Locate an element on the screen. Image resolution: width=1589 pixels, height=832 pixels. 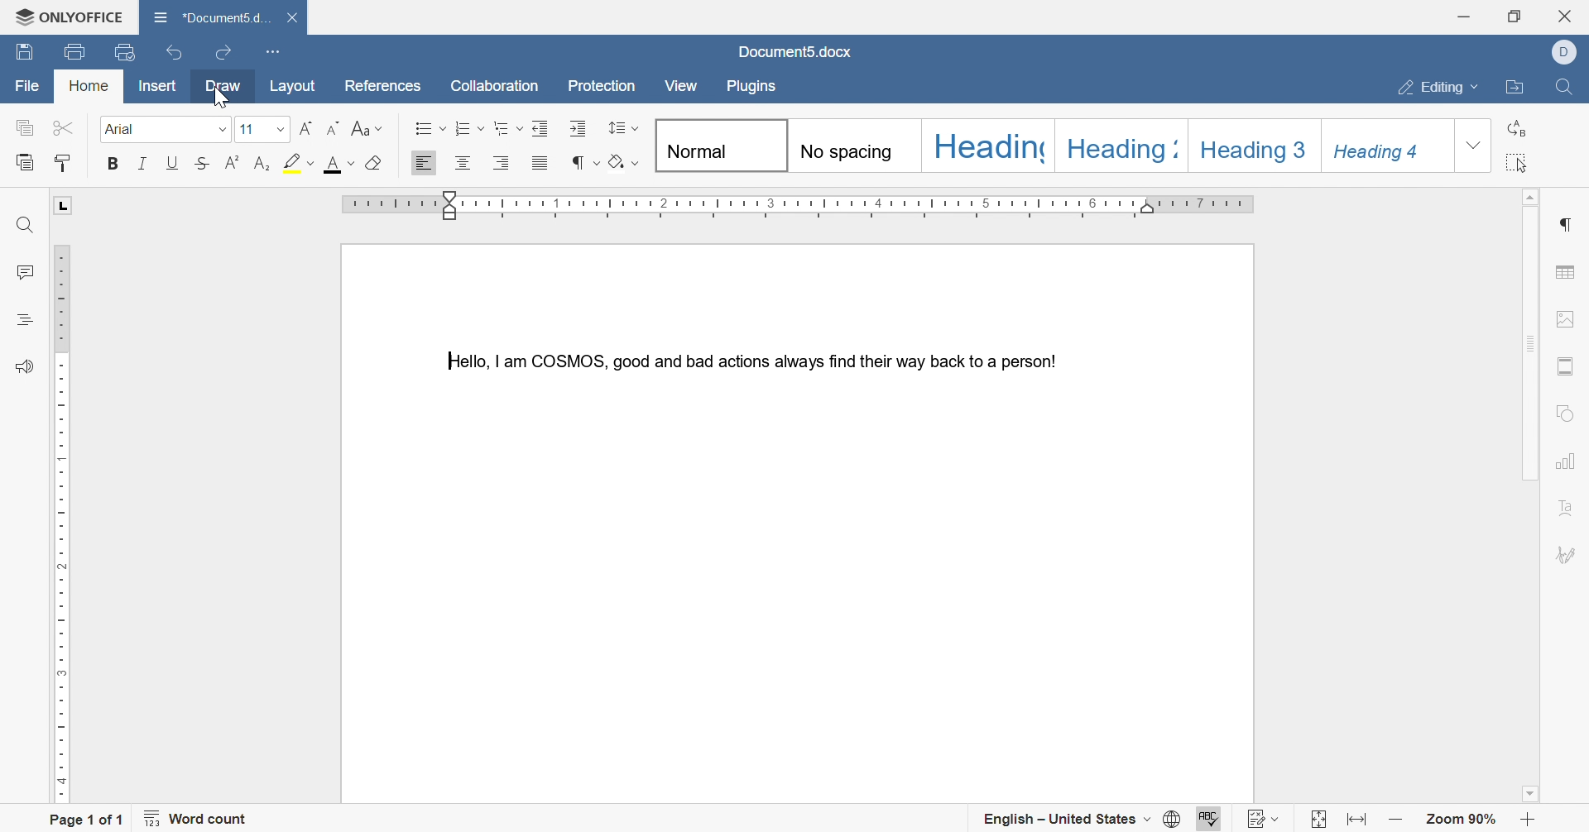
scroll up is located at coordinates (1535, 194).